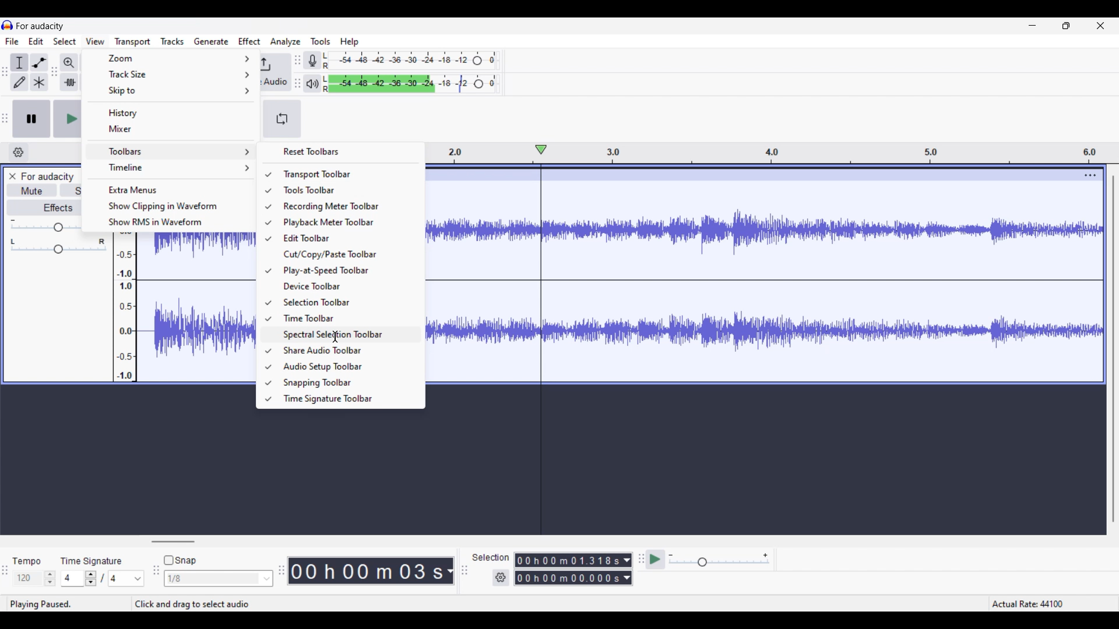 The image size is (1119, 629). I want to click on Selection toolbar, so click(347, 302).